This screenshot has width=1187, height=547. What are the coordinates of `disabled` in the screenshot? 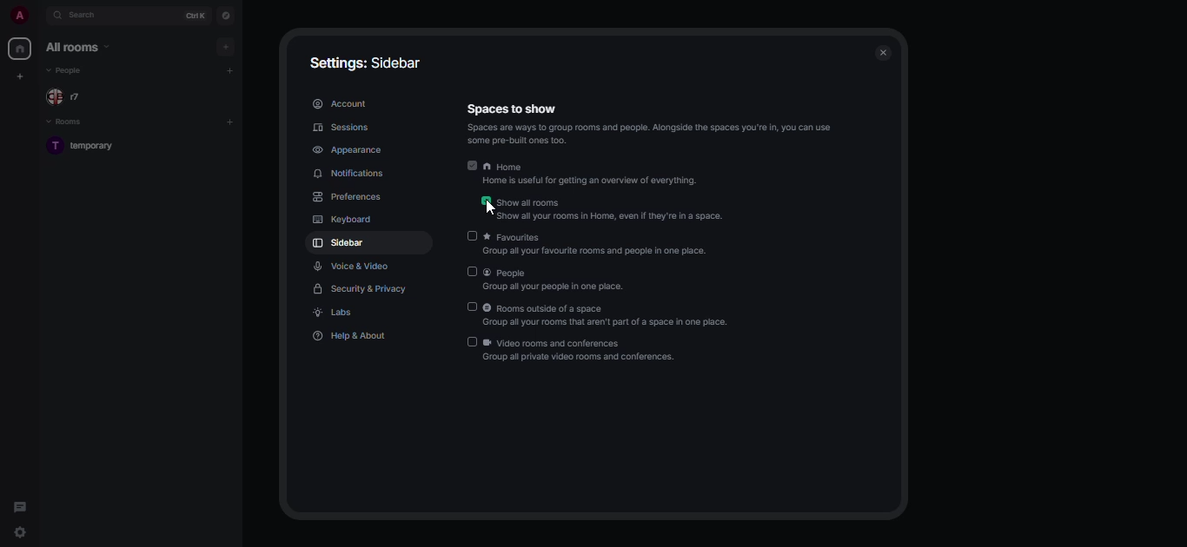 It's located at (472, 306).